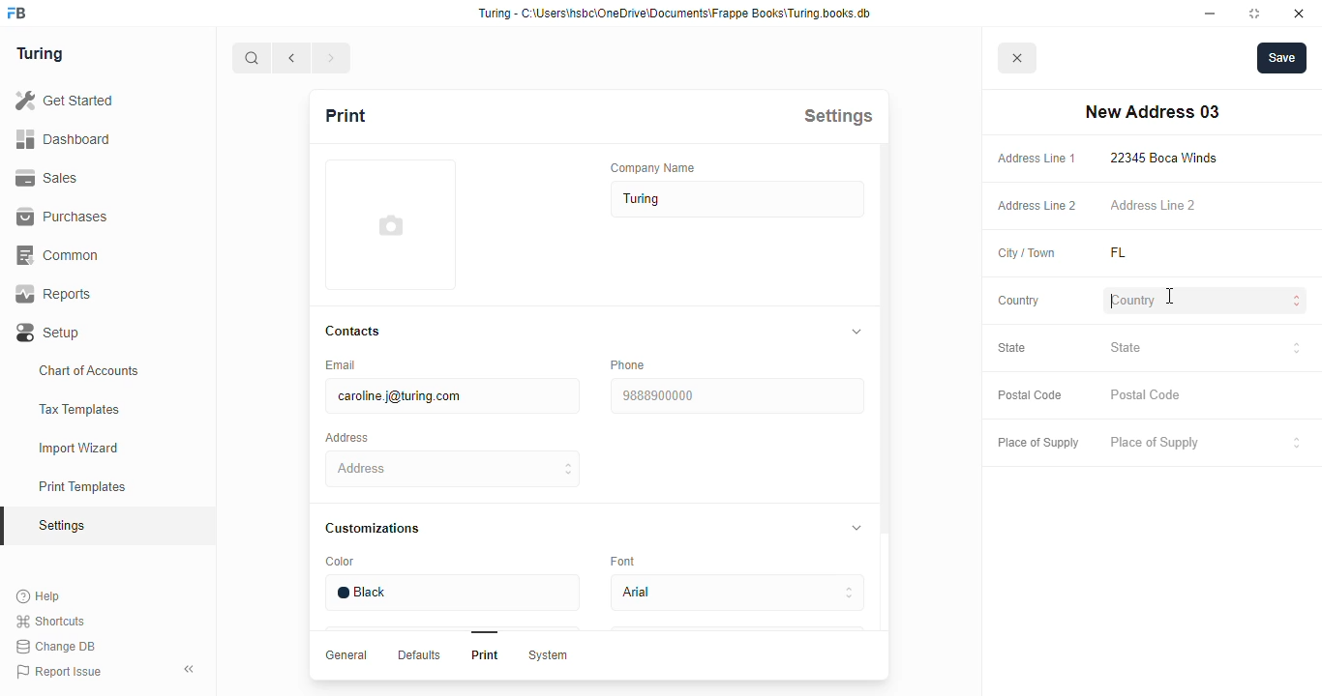 Image resolution: width=1322 pixels, height=696 pixels. What do you see at coordinates (1211, 14) in the screenshot?
I see `minimize` at bounding box center [1211, 14].